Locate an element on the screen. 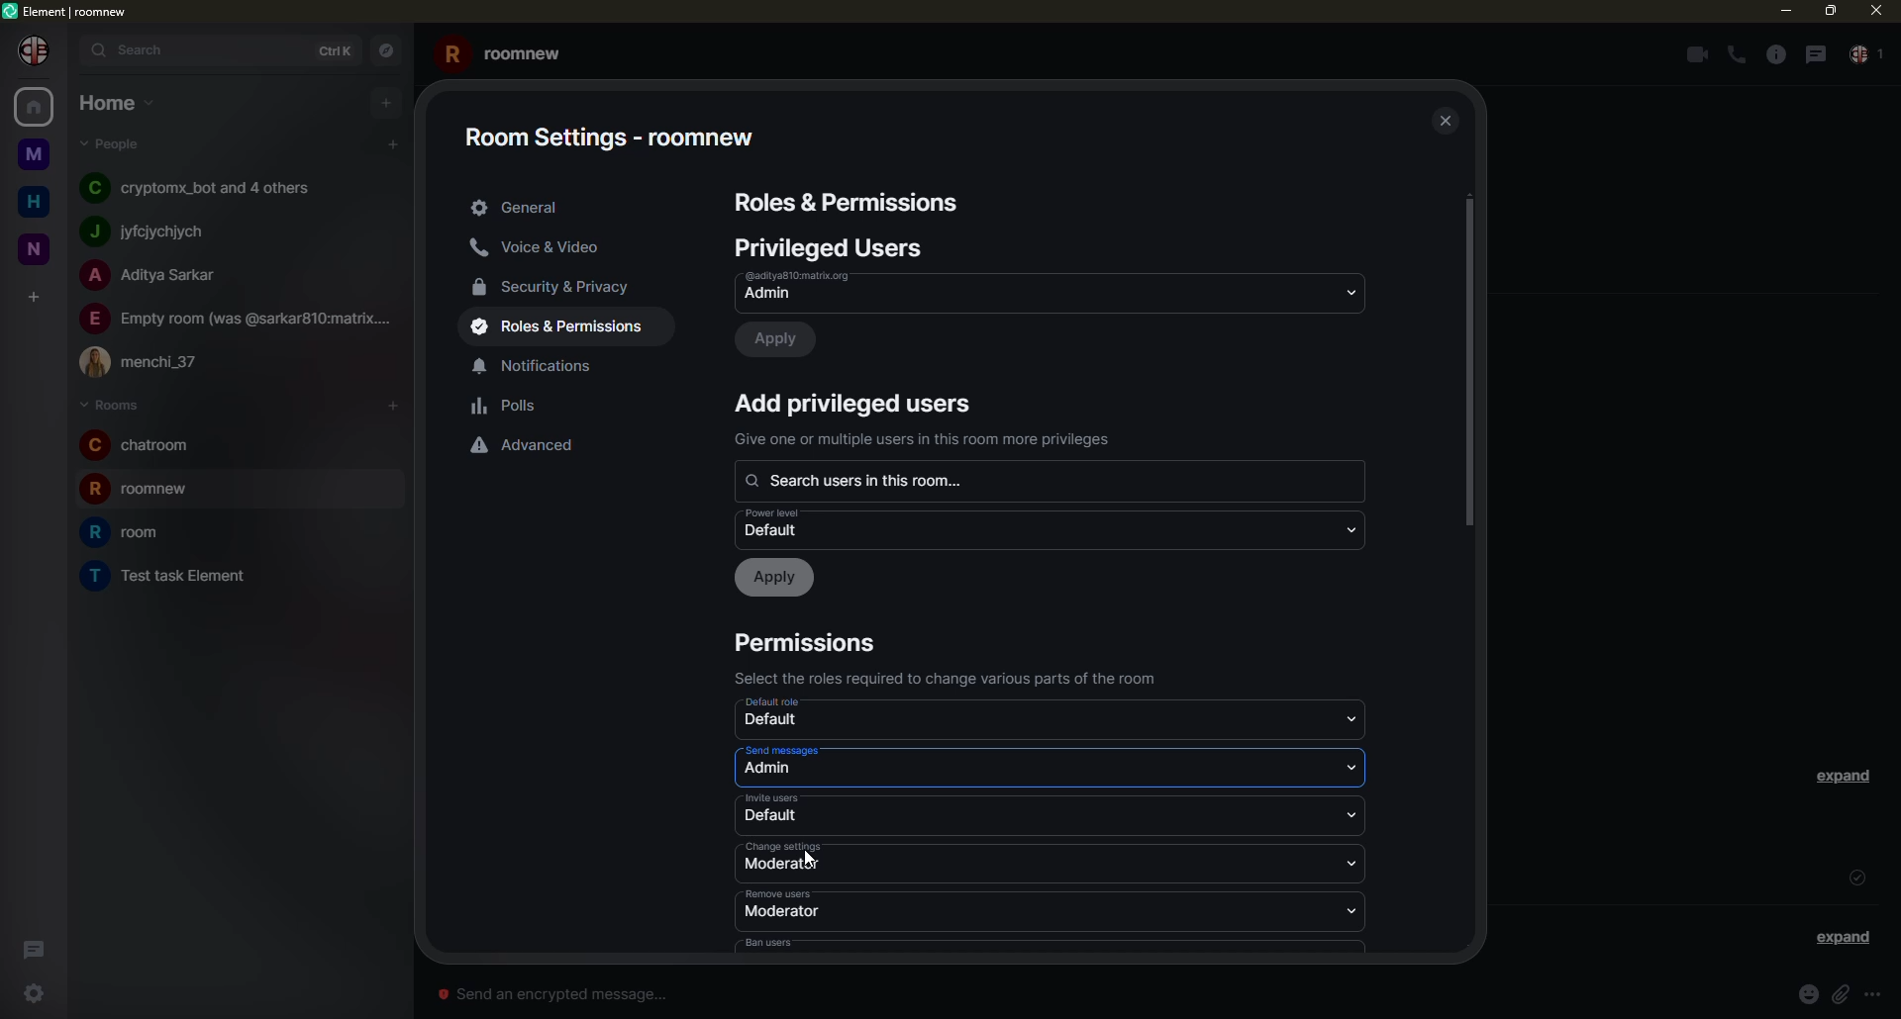 The width and height of the screenshot is (1901, 1019). room is located at coordinates (151, 492).